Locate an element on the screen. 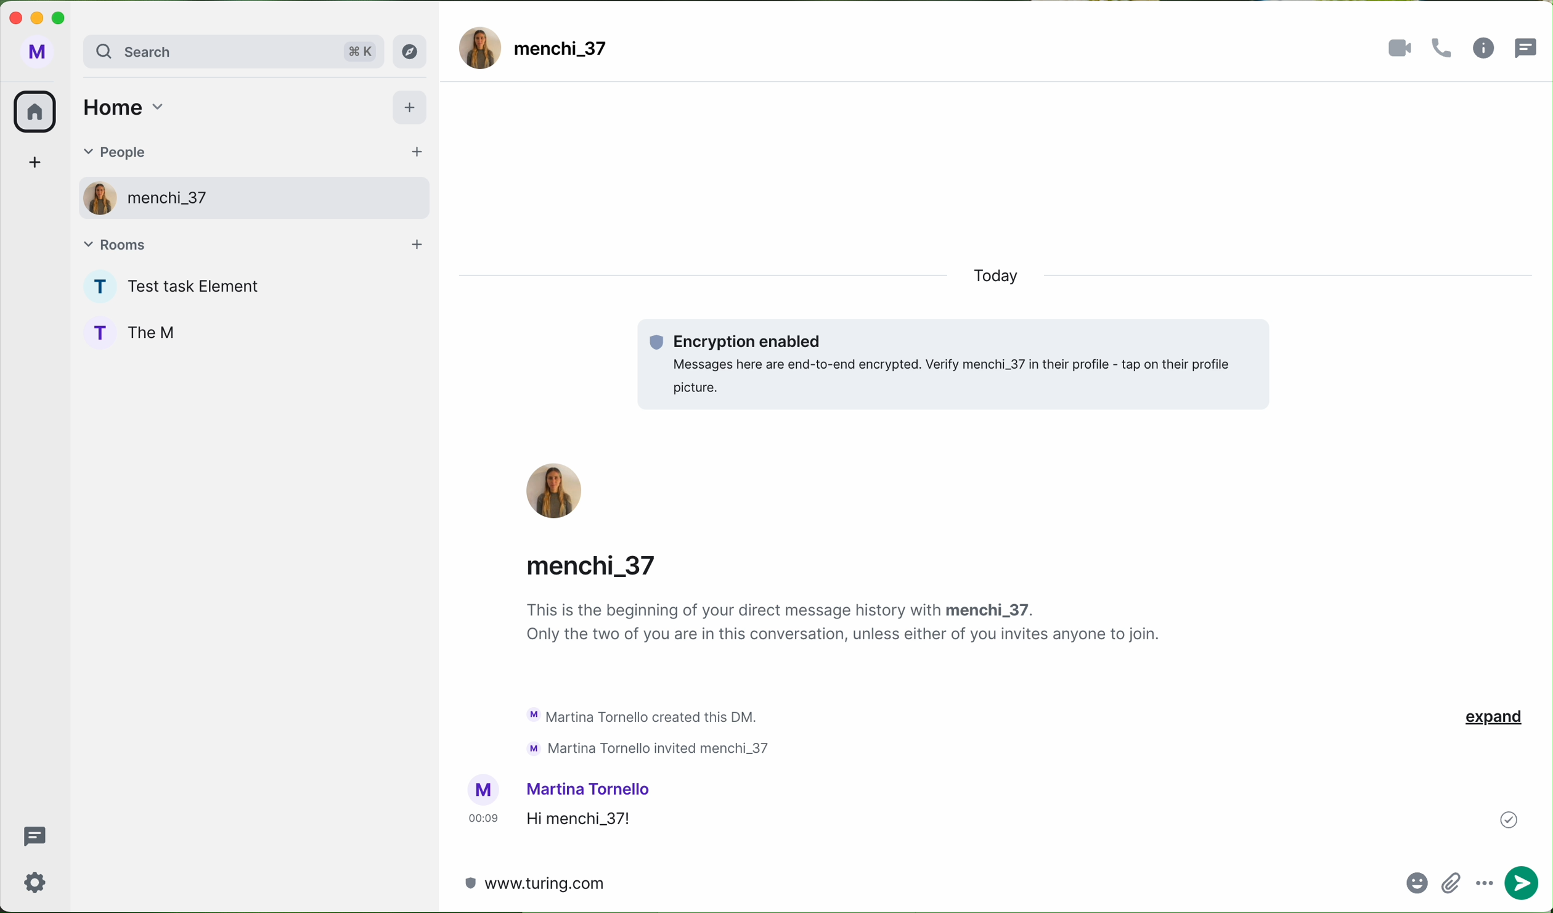 The height and width of the screenshot is (913, 1553). search bar is located at coordinates (232, 53).